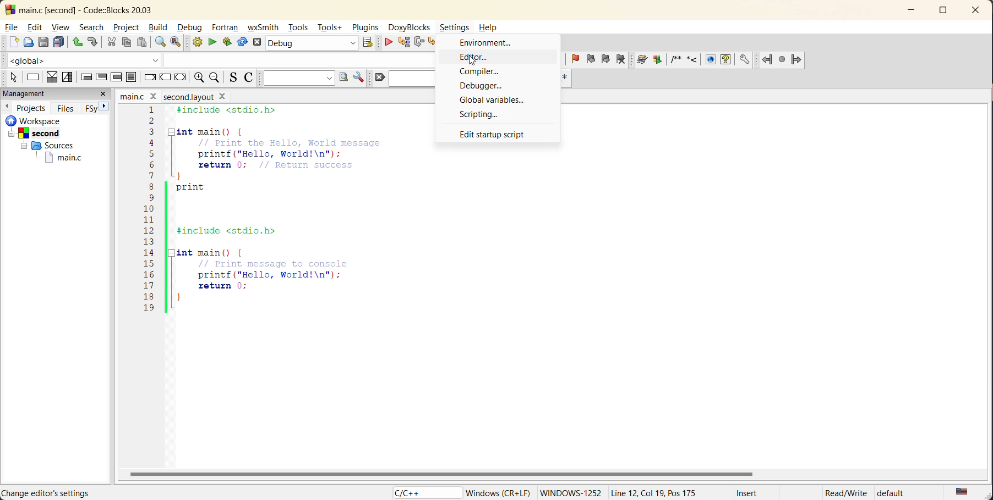 The height and width of the screenshot is (500, 993). Describe the element at coordinates (660, 493) in the screenshot. I see `Line 12, col 19, pos 175` at that location.